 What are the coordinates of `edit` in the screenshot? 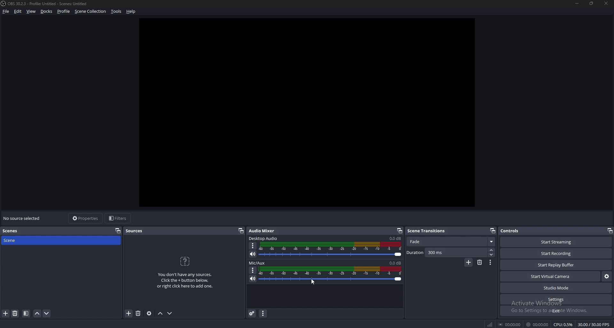 It's located at (18, 11).